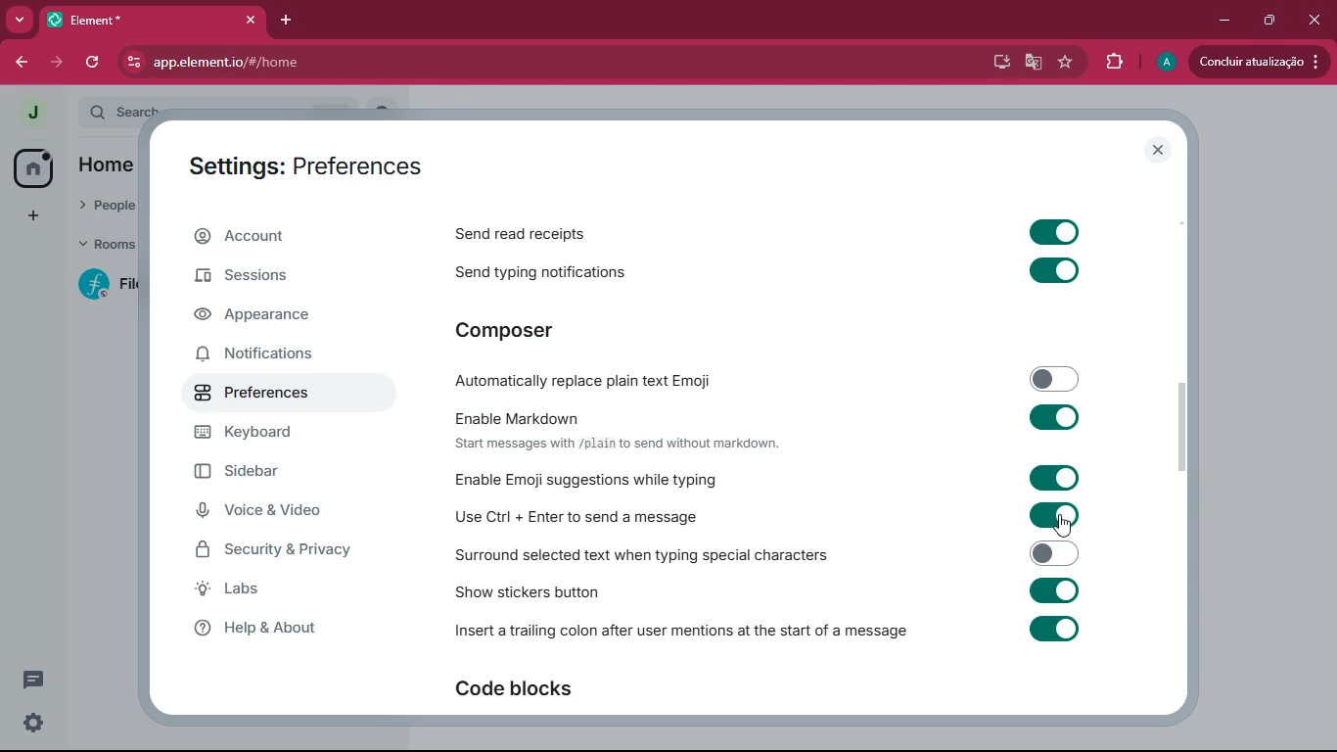 This screenshot has height=752, width=1337. What do you see at coordinates (21, 63) in the screenshot?
I see `back` at bounding box center [21, 63].